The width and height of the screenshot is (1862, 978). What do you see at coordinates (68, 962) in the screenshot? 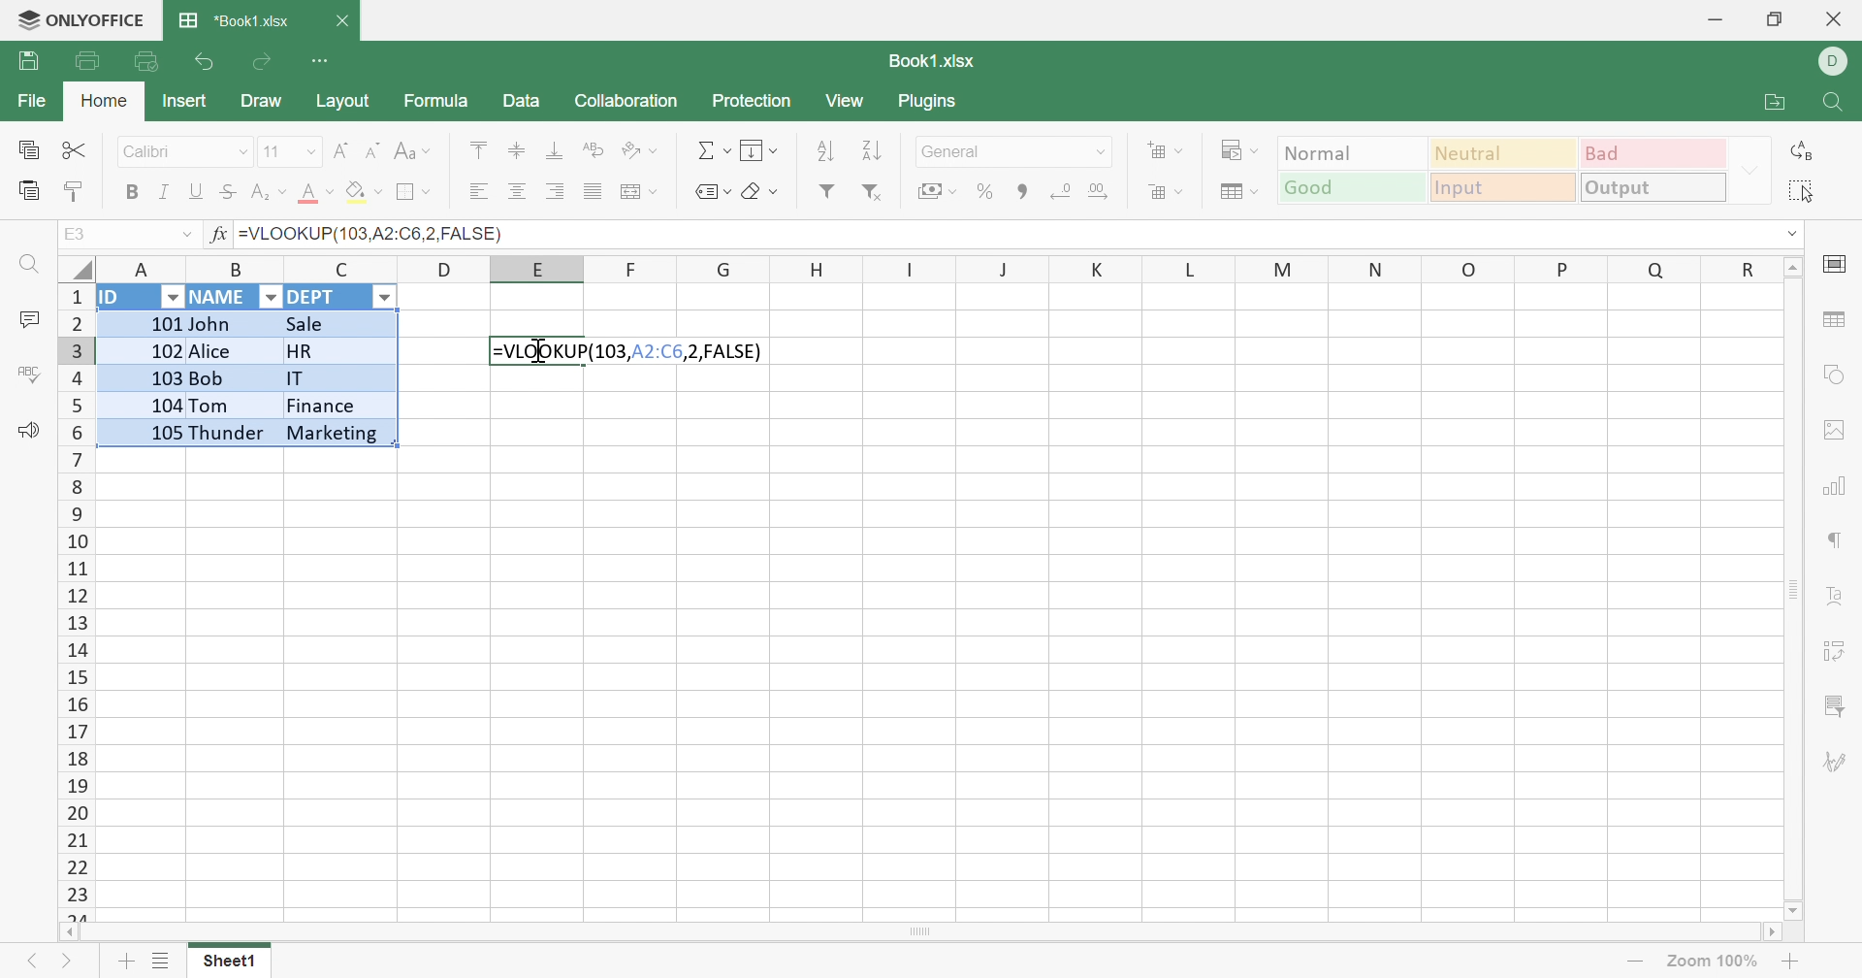
I see `Next` at bounding box center [68, 962].